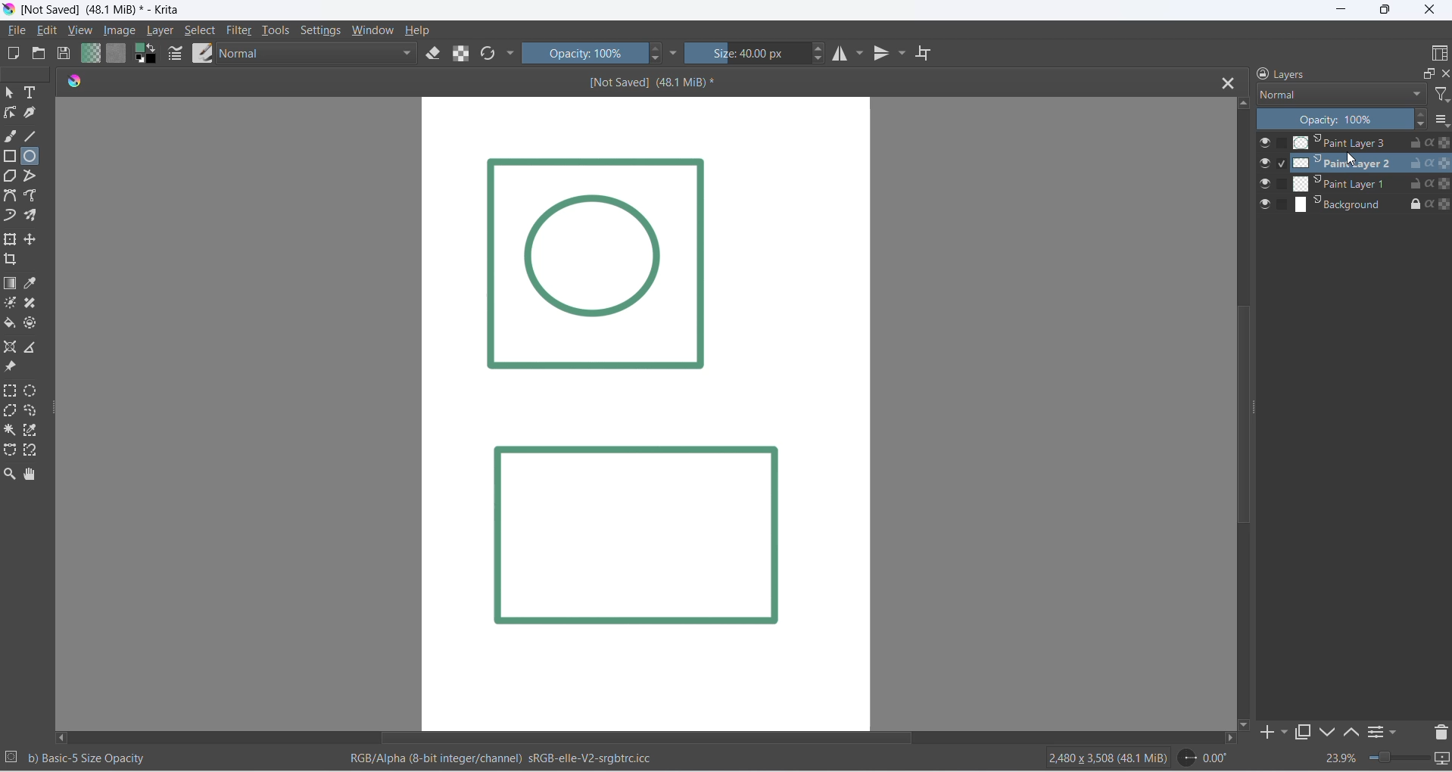 The image size is (1452, 772). I want to click on contigous selection stool, so click(11, 430).